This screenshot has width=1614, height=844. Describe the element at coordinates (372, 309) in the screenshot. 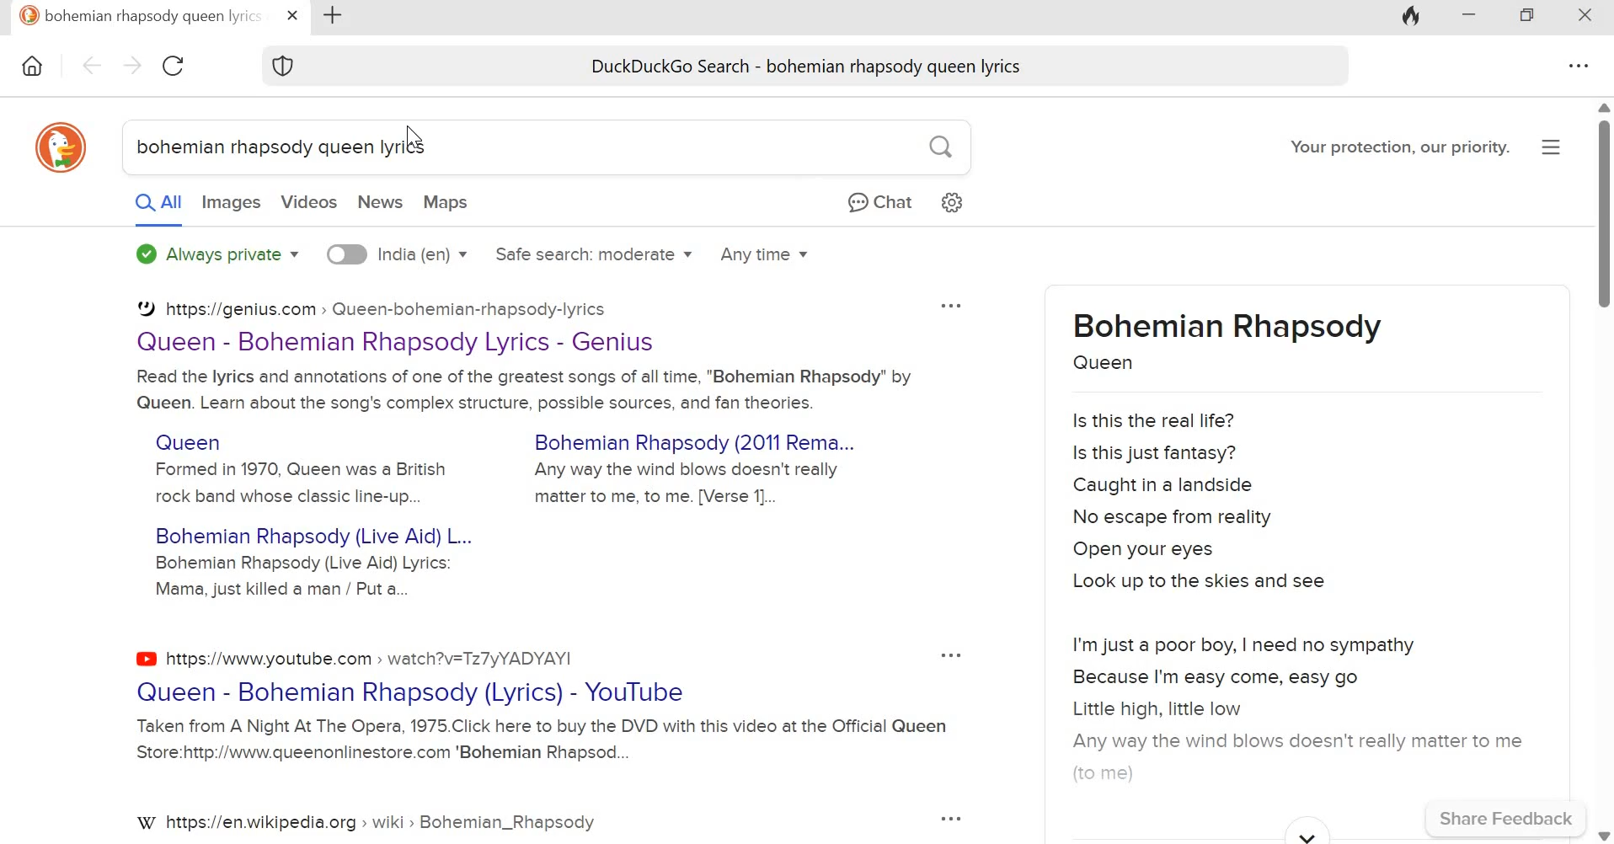

I see `https://genius.com >» Queen-bohemian-rhapsody-lyrics` at that location.